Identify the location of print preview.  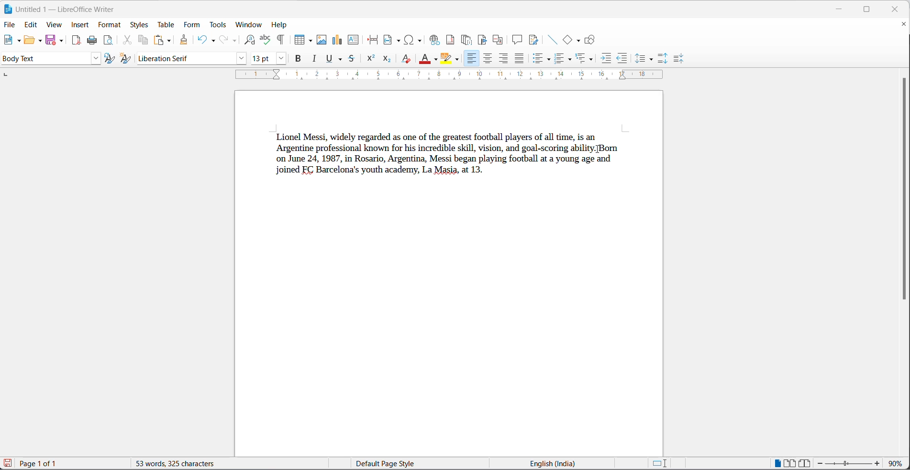
(109, 41).